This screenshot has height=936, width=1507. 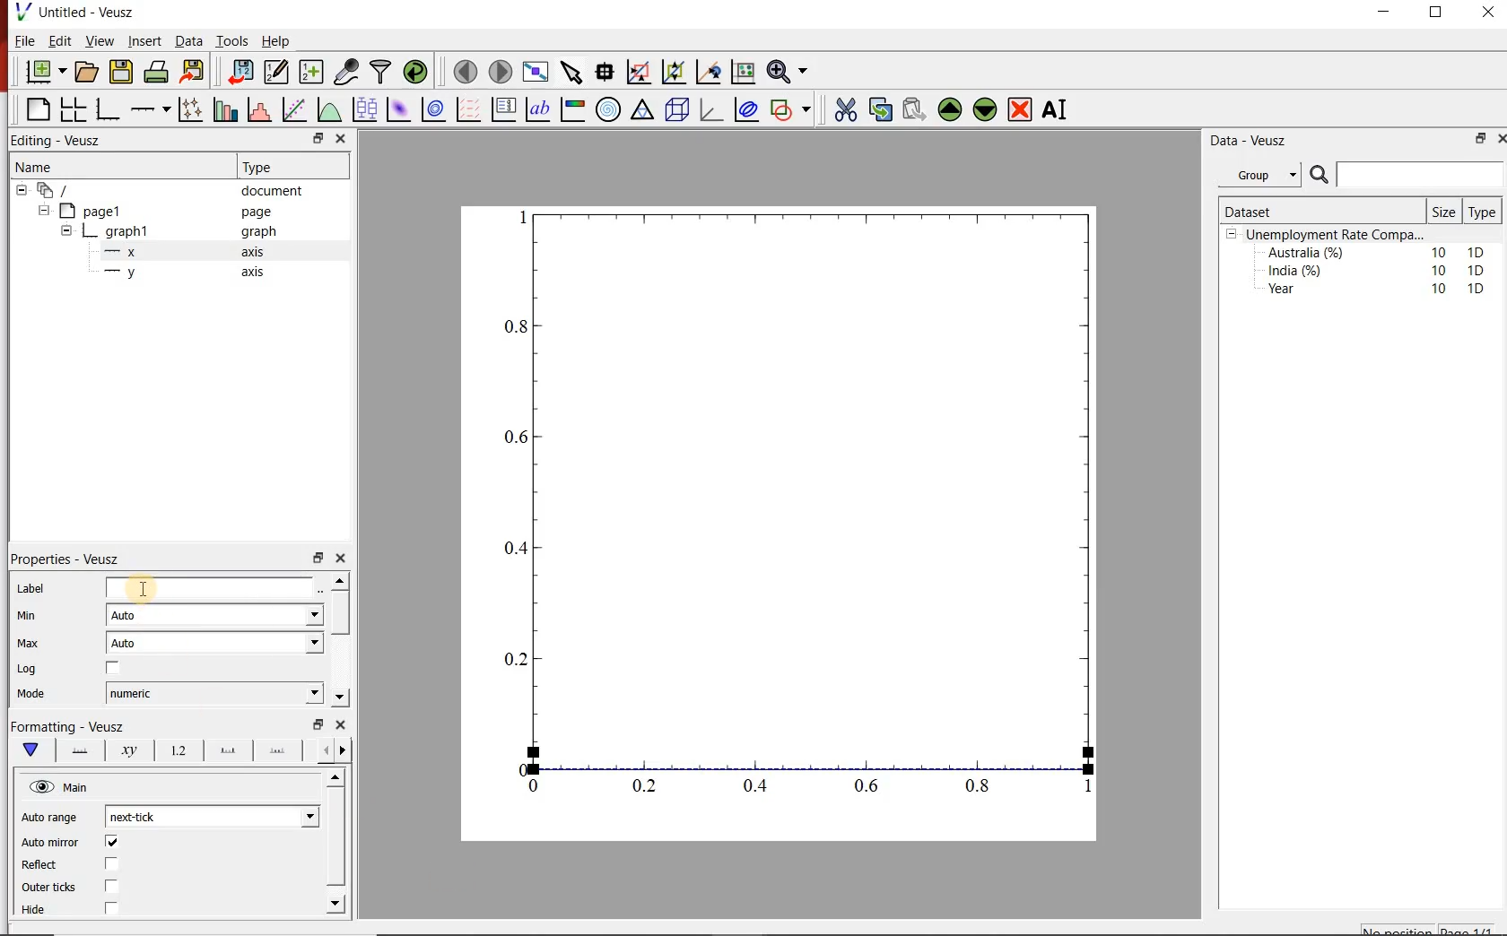 What do you see at coordinates (43, 211) in the screenshot?
I see `collapse` at bounding box center [43, 211].